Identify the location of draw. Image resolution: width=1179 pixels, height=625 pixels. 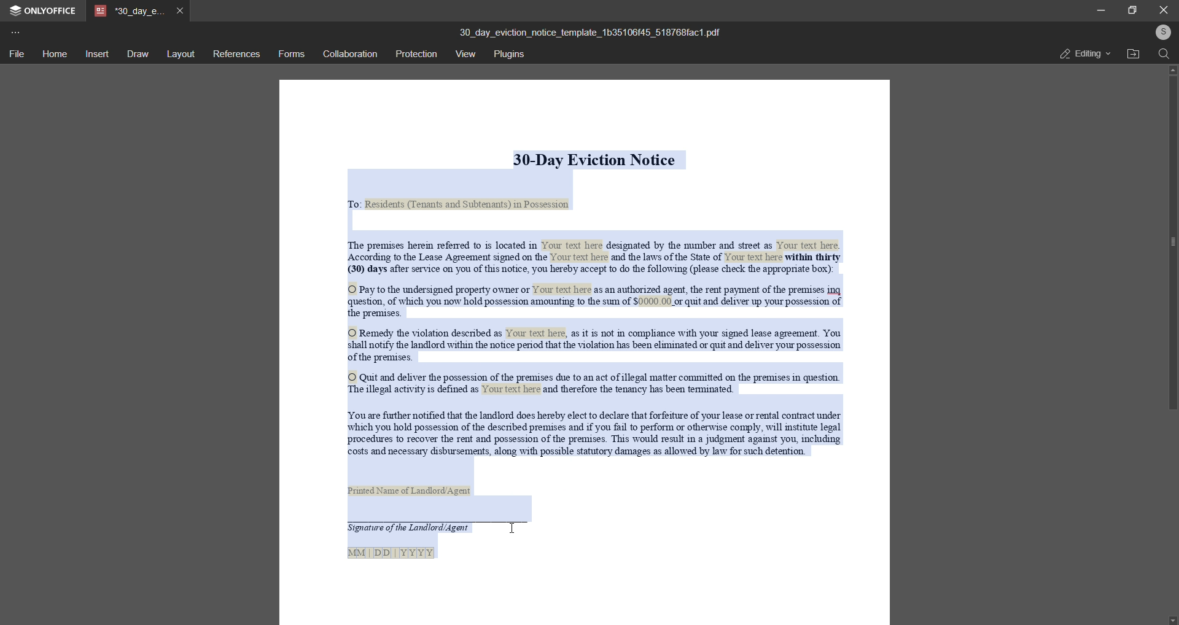
(137, 53).